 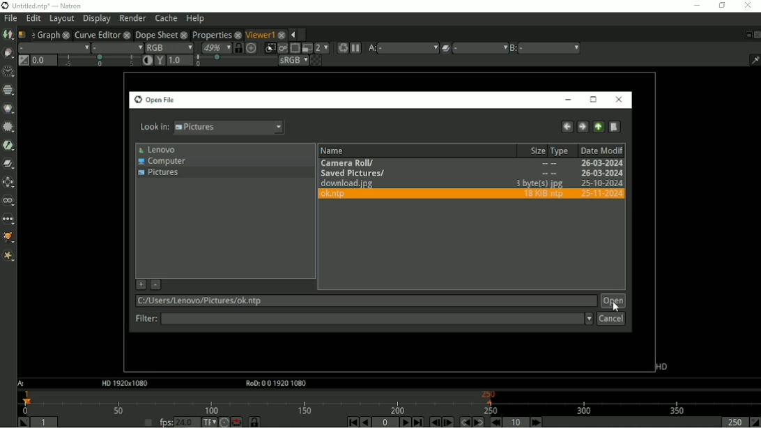 What do you see at coordinates (169, 47) in the screenshot?
I see `Display Channels` at bounding box center [169, 47].